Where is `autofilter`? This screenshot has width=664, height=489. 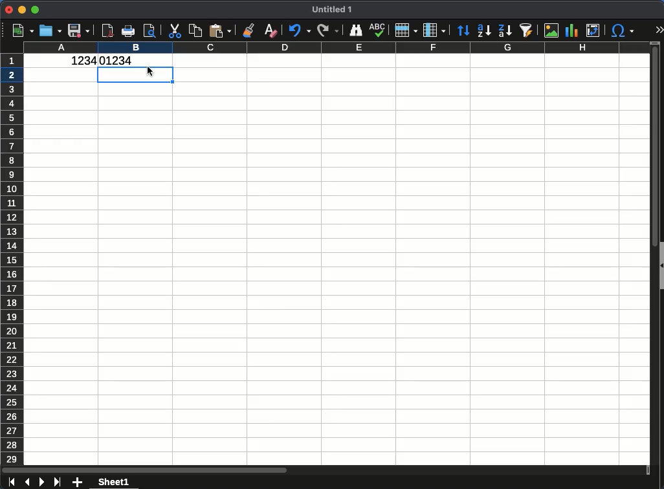 autofilter is located at coordinates (527, 29).